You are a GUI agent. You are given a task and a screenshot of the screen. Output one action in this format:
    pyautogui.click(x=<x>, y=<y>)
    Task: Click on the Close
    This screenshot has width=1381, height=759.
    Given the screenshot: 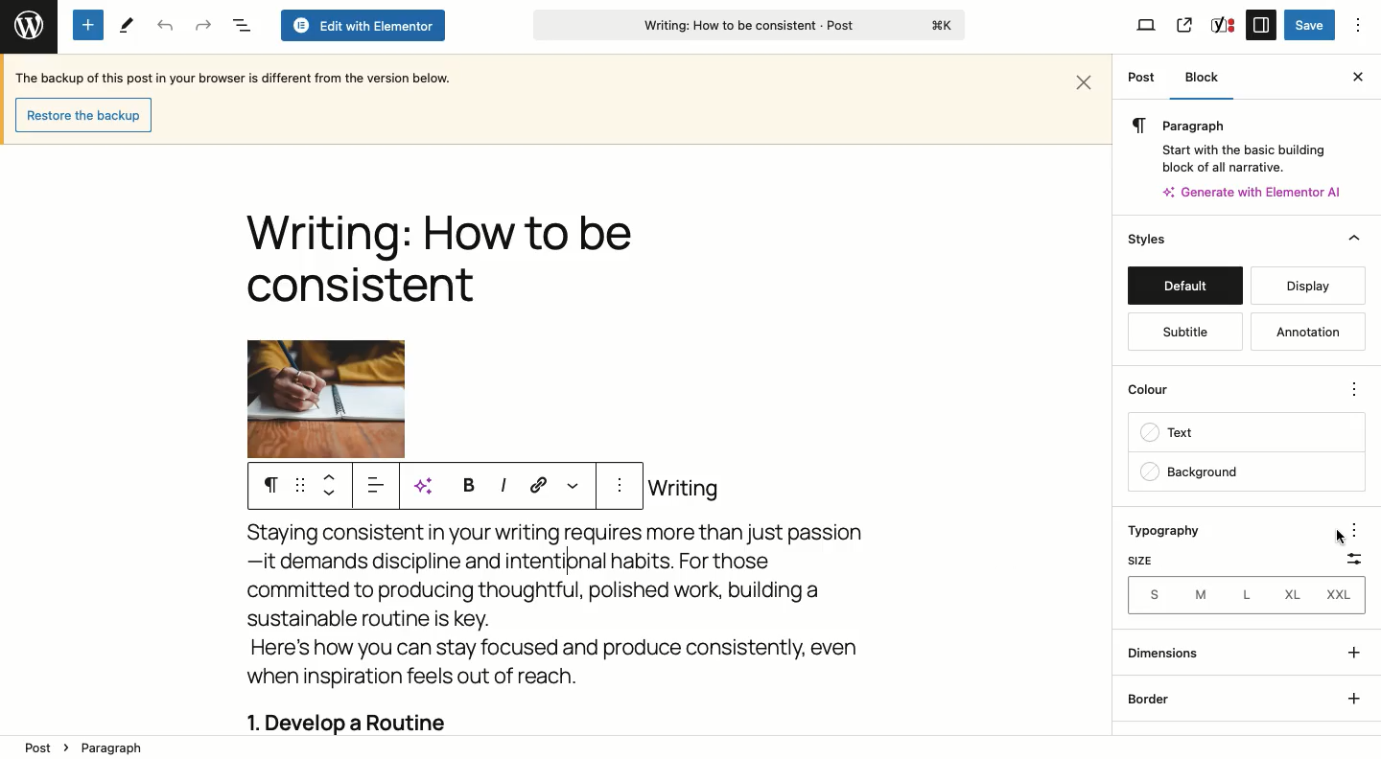 What is the action you would take?
    pyautogui.click(x=1354, y=77)
    